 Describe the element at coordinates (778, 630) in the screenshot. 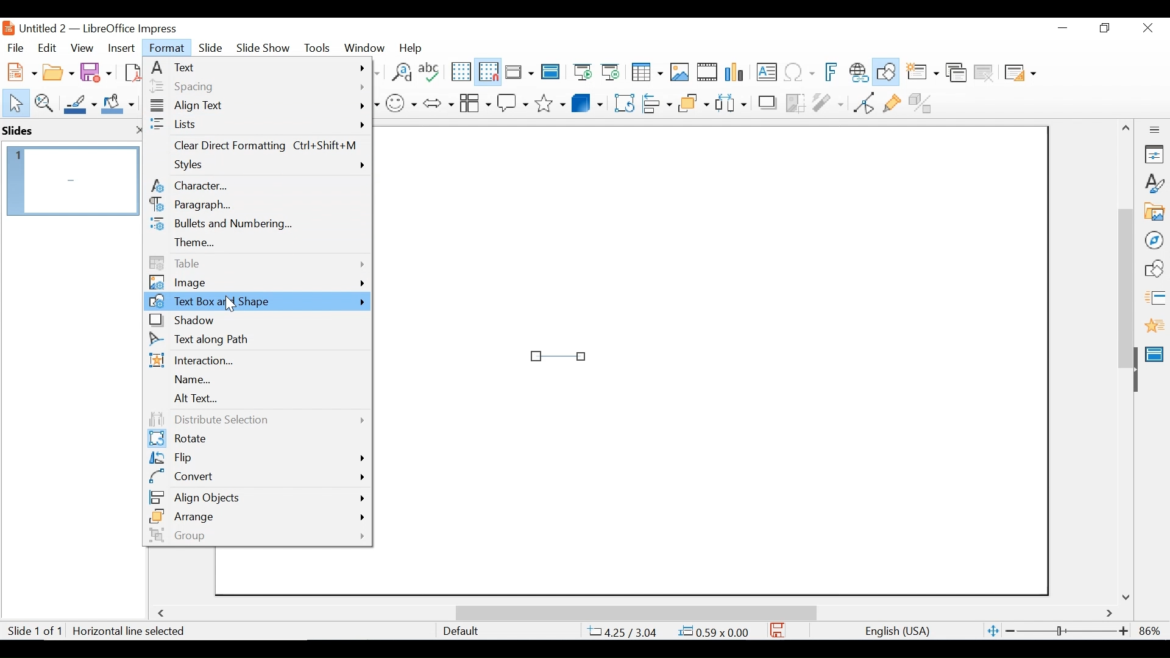

I see `Save` at that location.